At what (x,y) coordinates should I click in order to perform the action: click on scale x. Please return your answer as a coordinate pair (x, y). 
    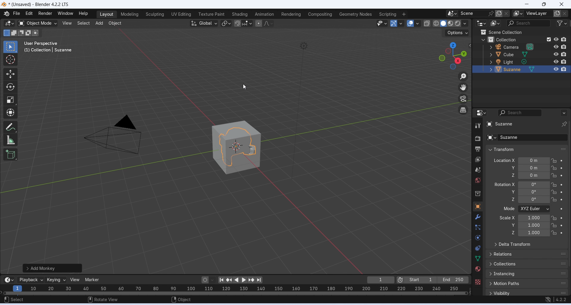
    Looking at the image, I should click on (506, 218).